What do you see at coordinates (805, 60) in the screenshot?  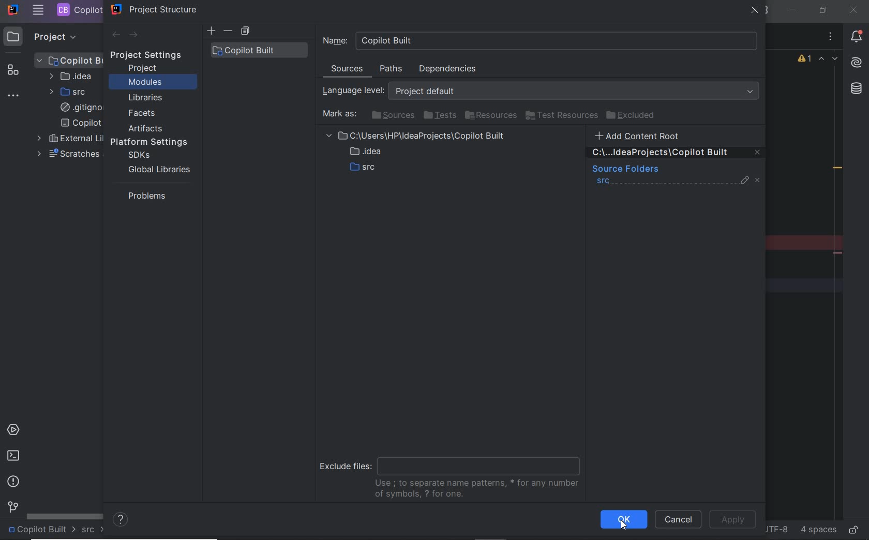 I see `1 warning` at bounding box center [805, 60].